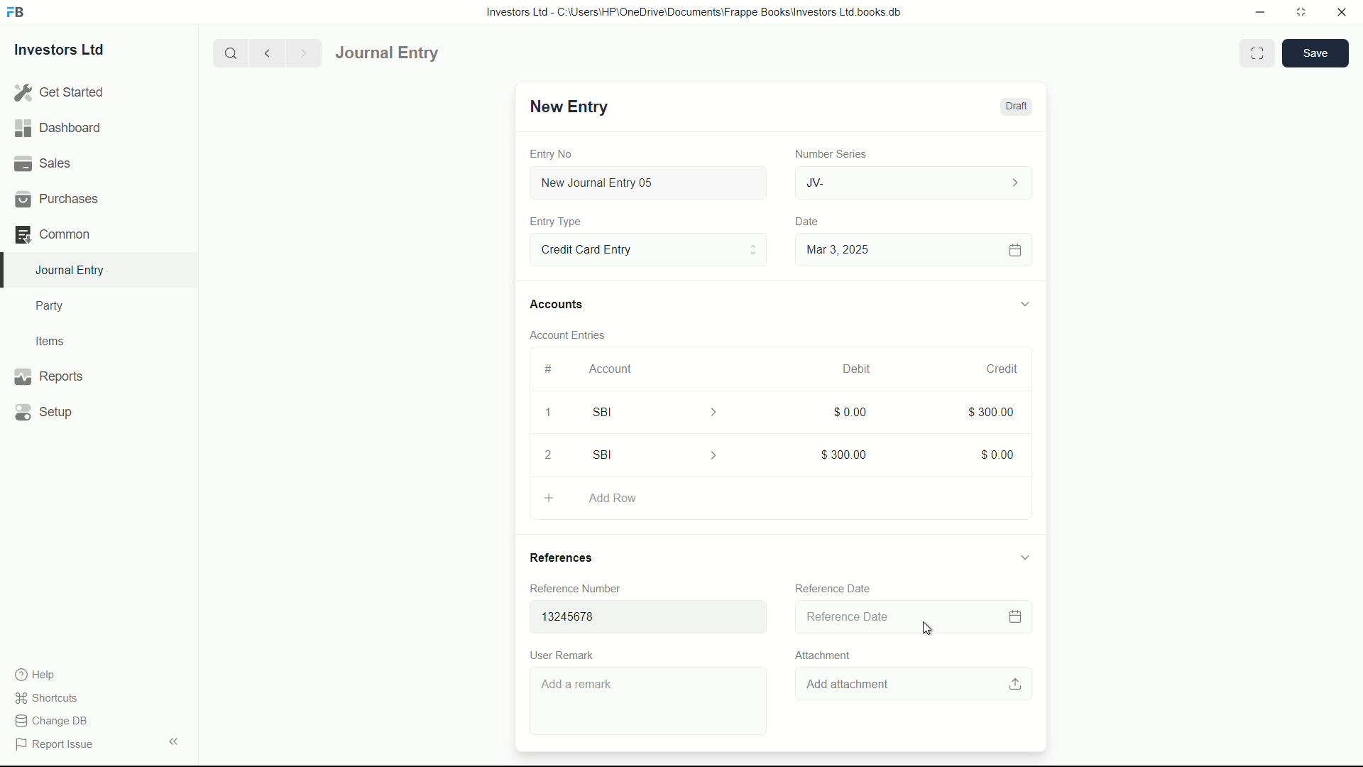 The width and height of the screenshot is (1363, 767). I want to click on Entry No, so click(553, 152).